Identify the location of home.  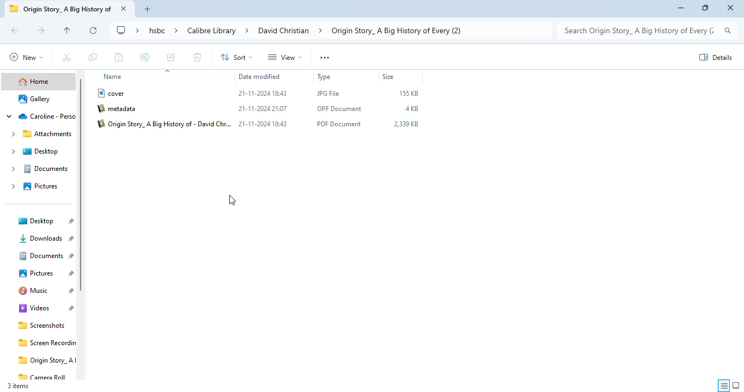
(35, 81).